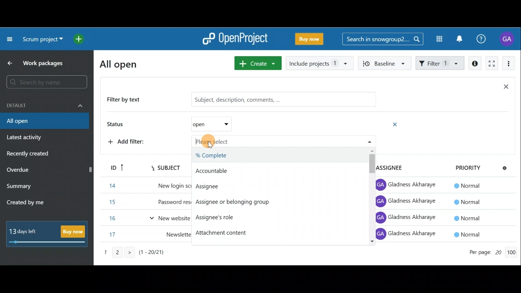 Image resolution: width=521 pixels, height=293 pixels. I want to click on Close, so click(506, 88).